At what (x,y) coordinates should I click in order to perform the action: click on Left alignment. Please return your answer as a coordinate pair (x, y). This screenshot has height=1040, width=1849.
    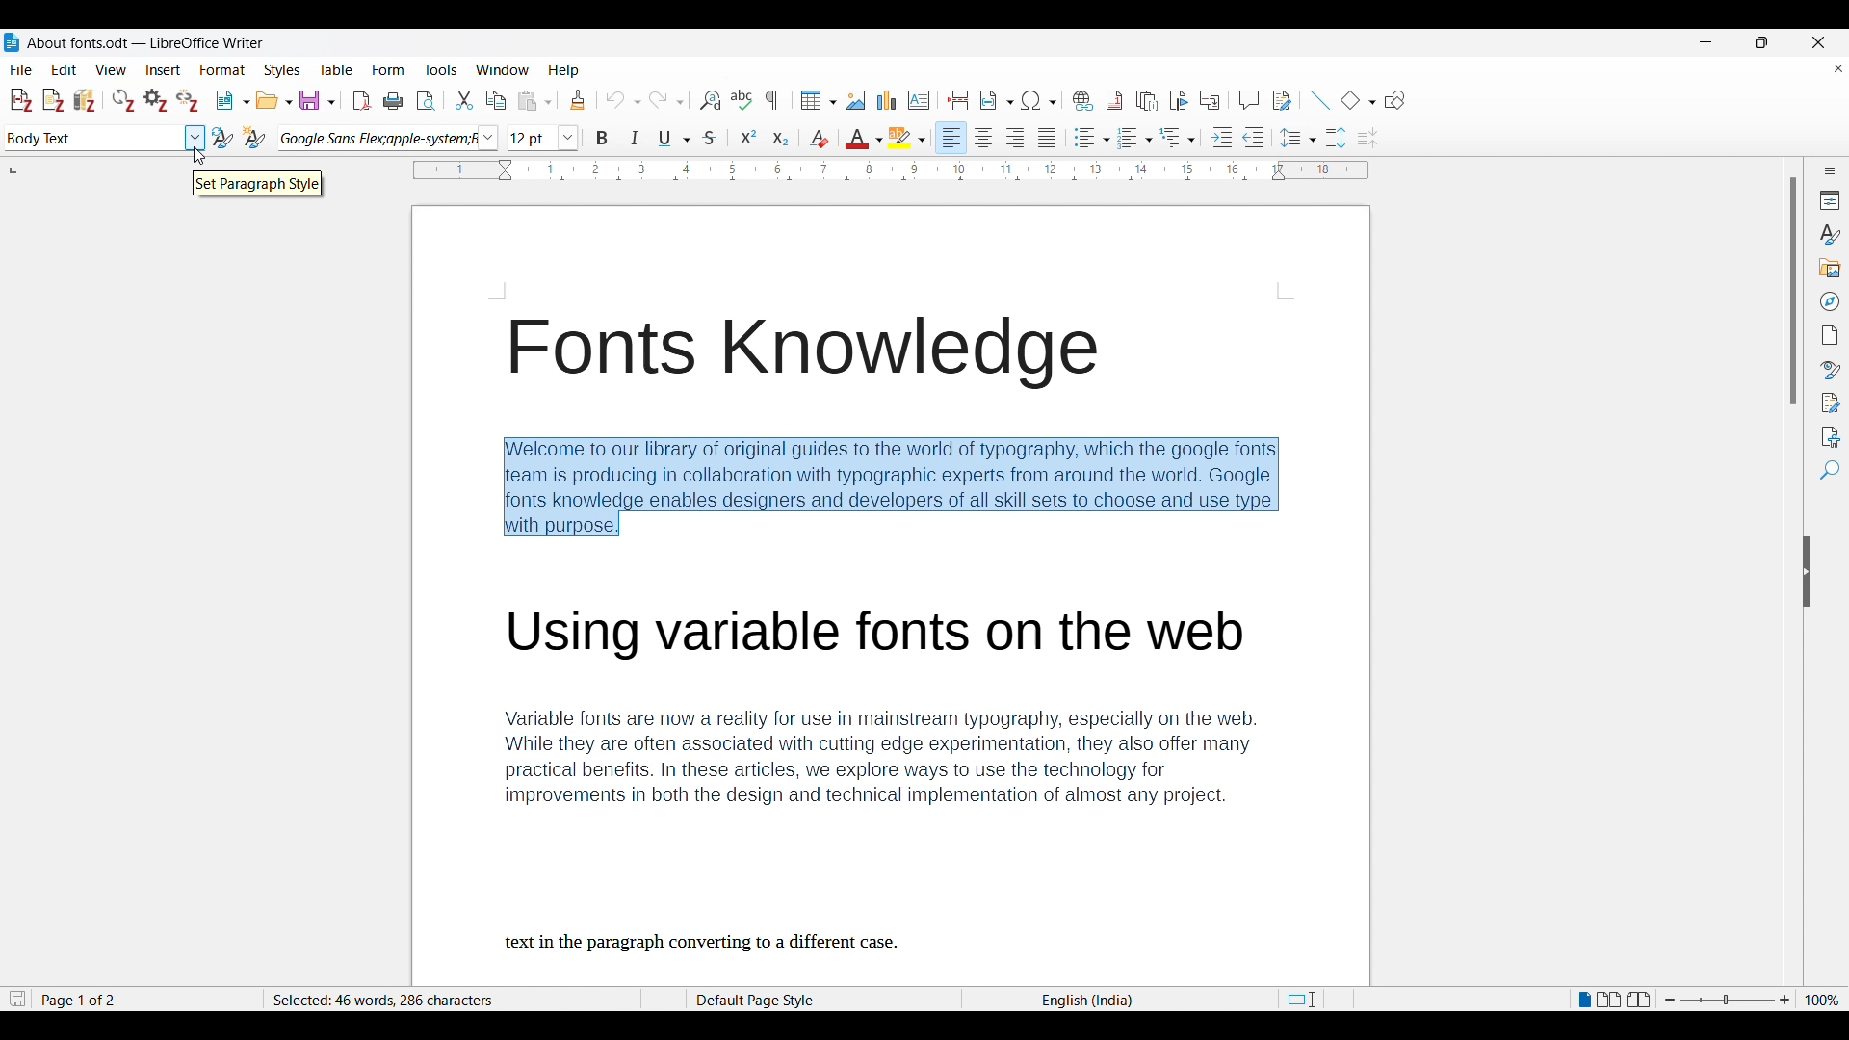
    Looking at the image, I should click on (951, 138).